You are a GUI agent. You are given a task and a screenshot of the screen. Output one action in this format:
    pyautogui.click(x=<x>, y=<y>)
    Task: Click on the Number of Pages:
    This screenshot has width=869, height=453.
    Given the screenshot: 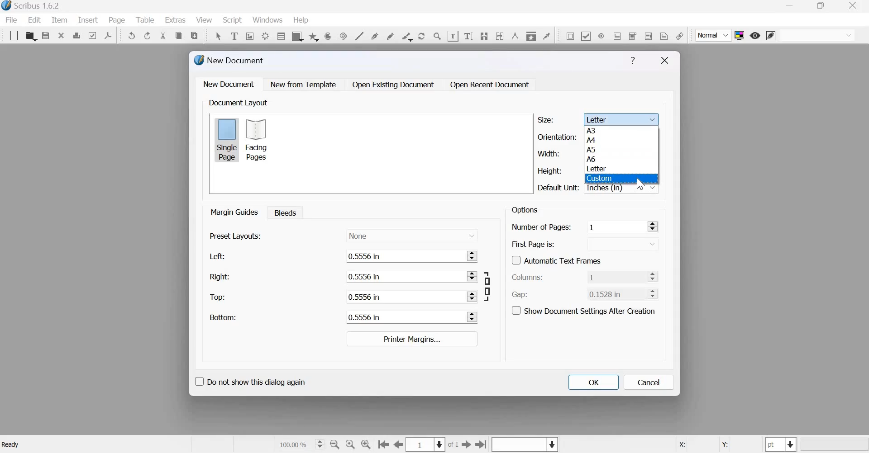 What is the action you would take?
    pyautogui.click(x=541, y=228)
    